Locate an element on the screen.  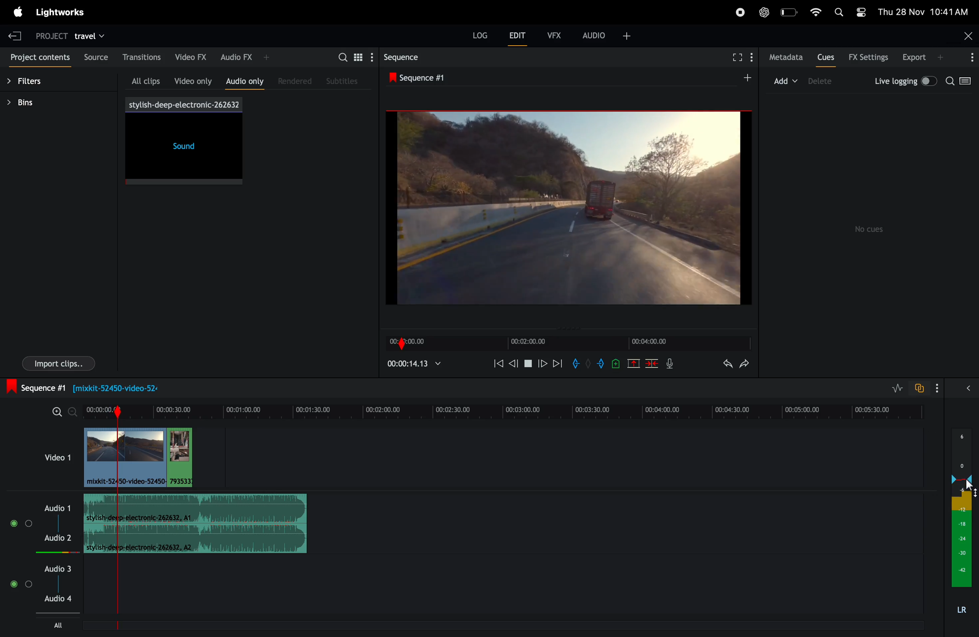
time is located at coordinates (416, 342).